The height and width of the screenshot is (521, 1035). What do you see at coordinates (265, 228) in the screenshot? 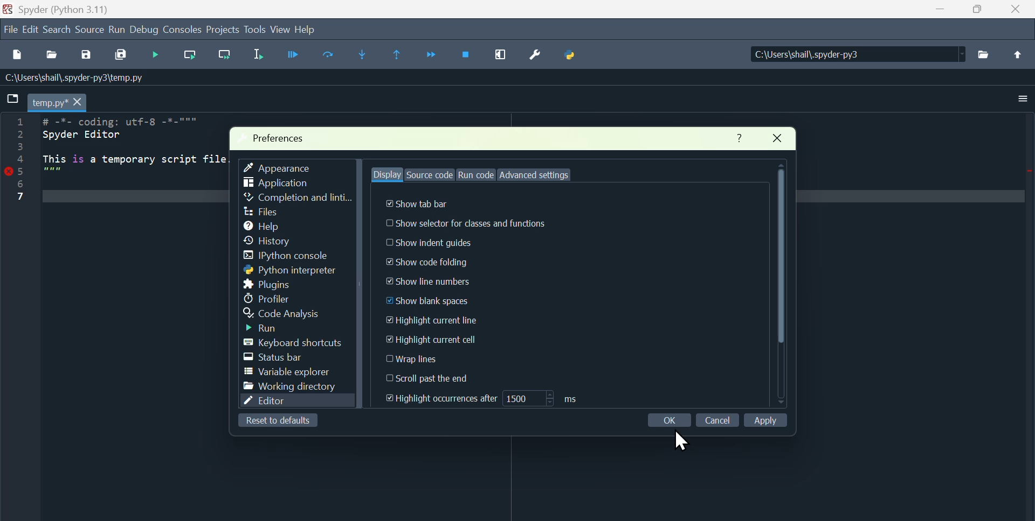
I see `help` at bounding box center [265, 228].